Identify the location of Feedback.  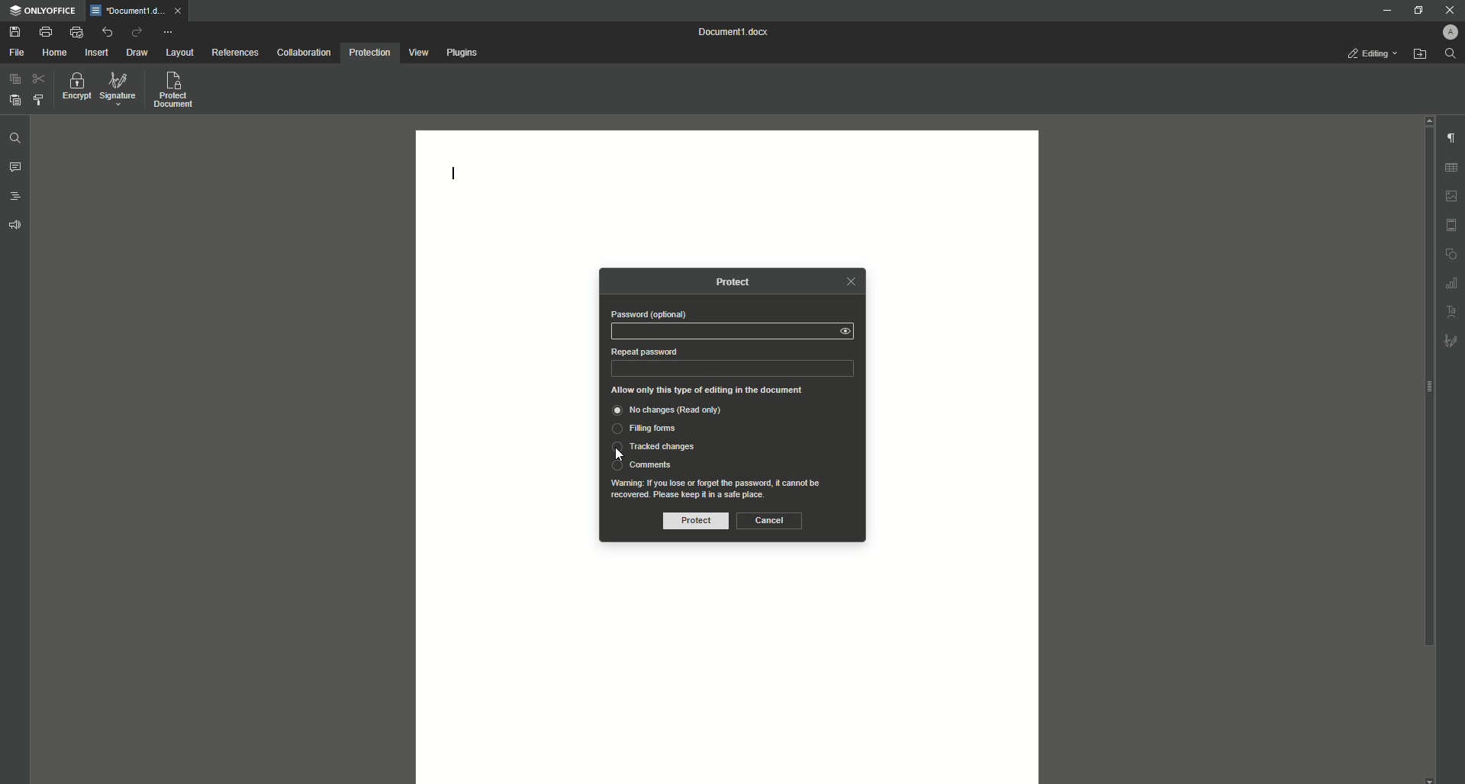
(14, 227).